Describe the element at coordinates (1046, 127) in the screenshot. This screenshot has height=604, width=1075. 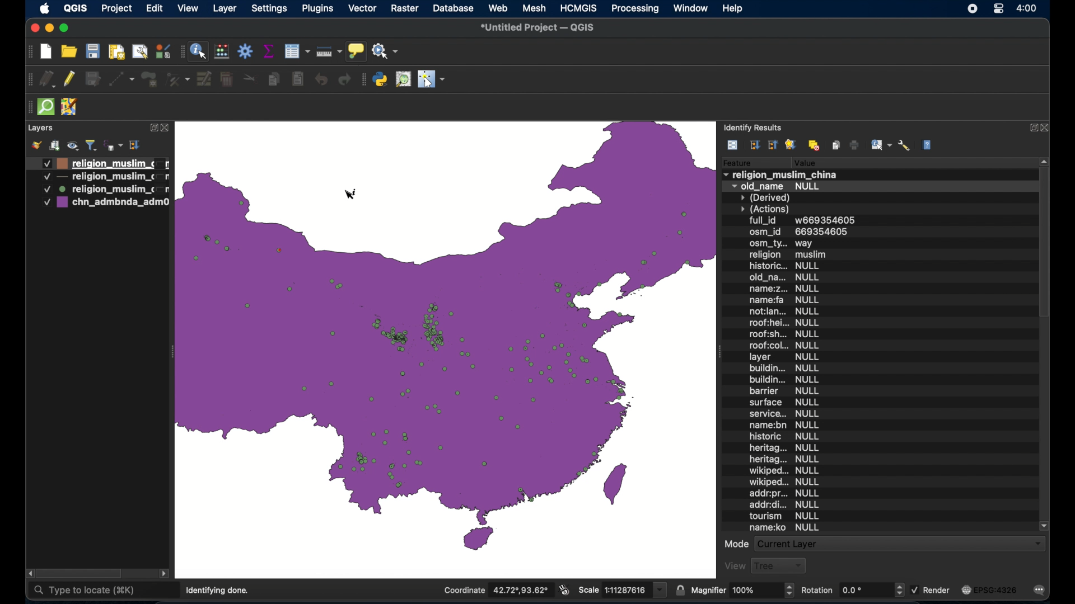
I see `close` at that location.